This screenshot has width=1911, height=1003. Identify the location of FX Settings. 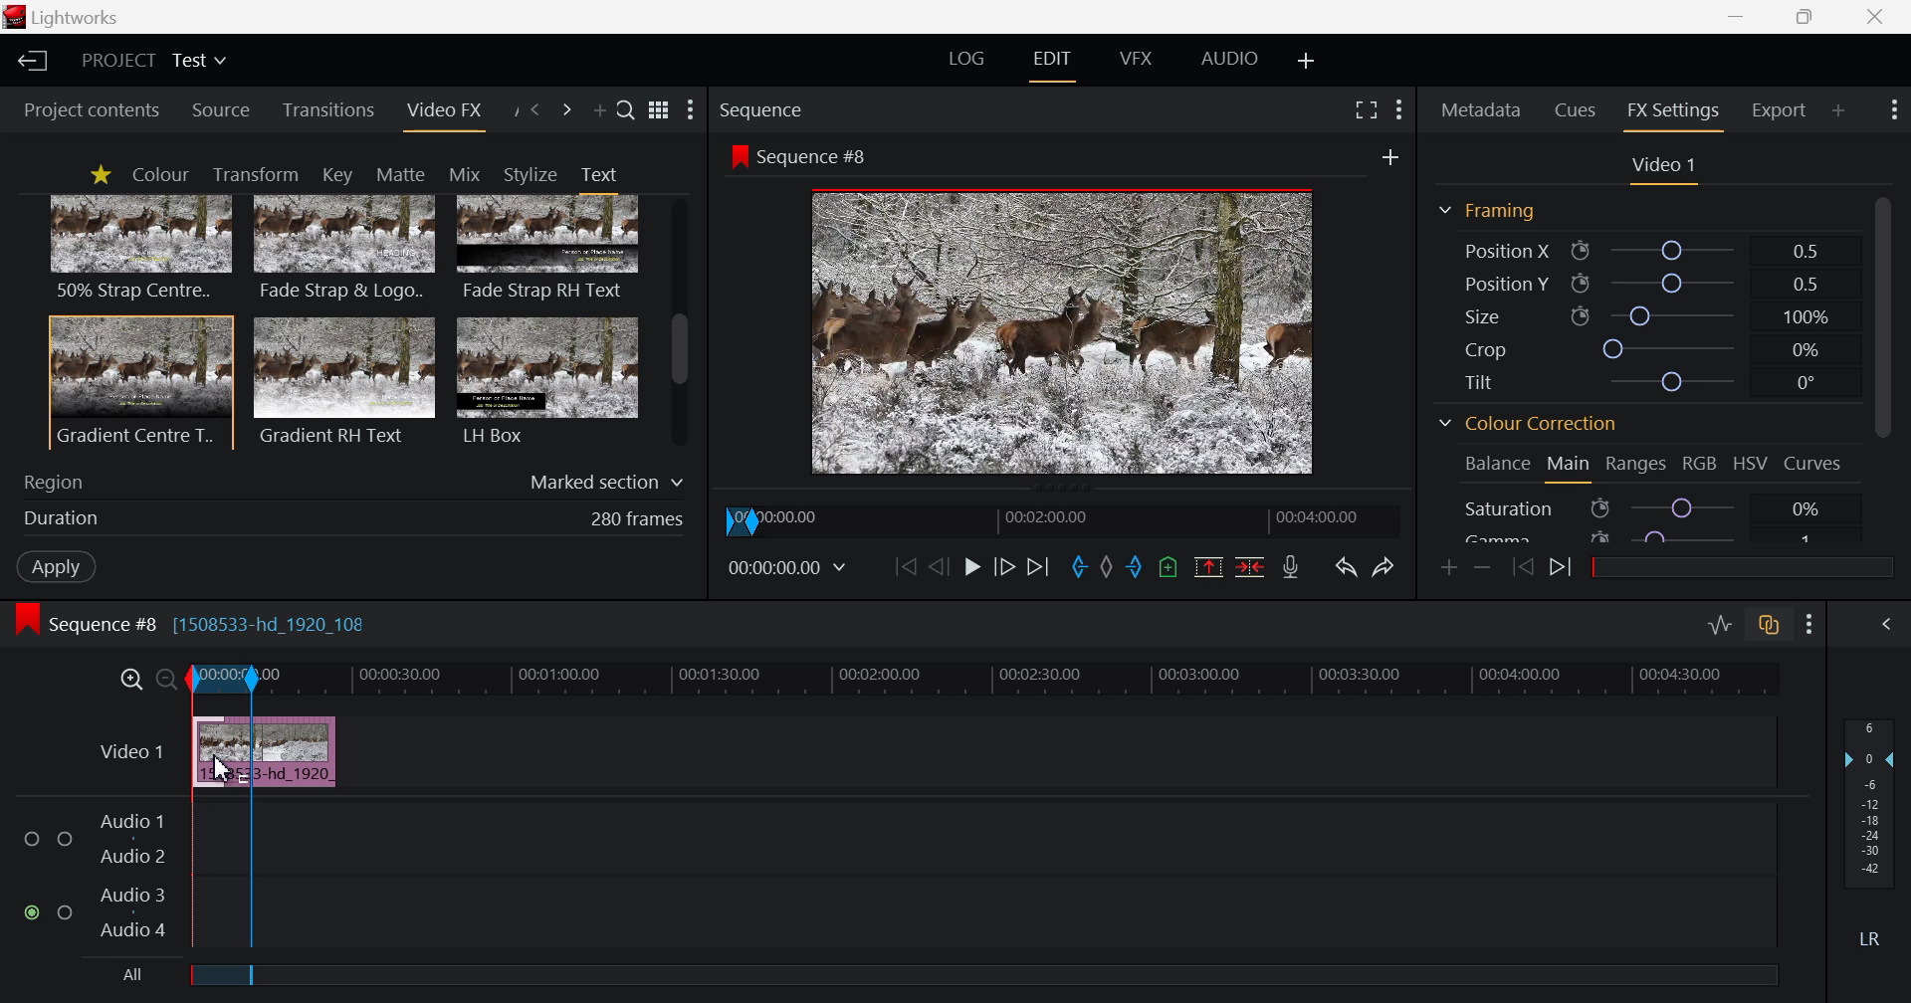
(1672, 110).